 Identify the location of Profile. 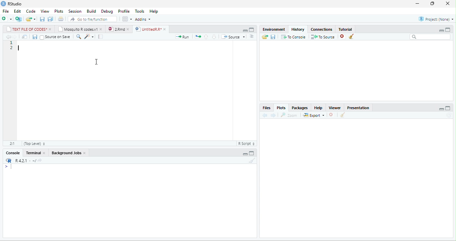
(124, 11).